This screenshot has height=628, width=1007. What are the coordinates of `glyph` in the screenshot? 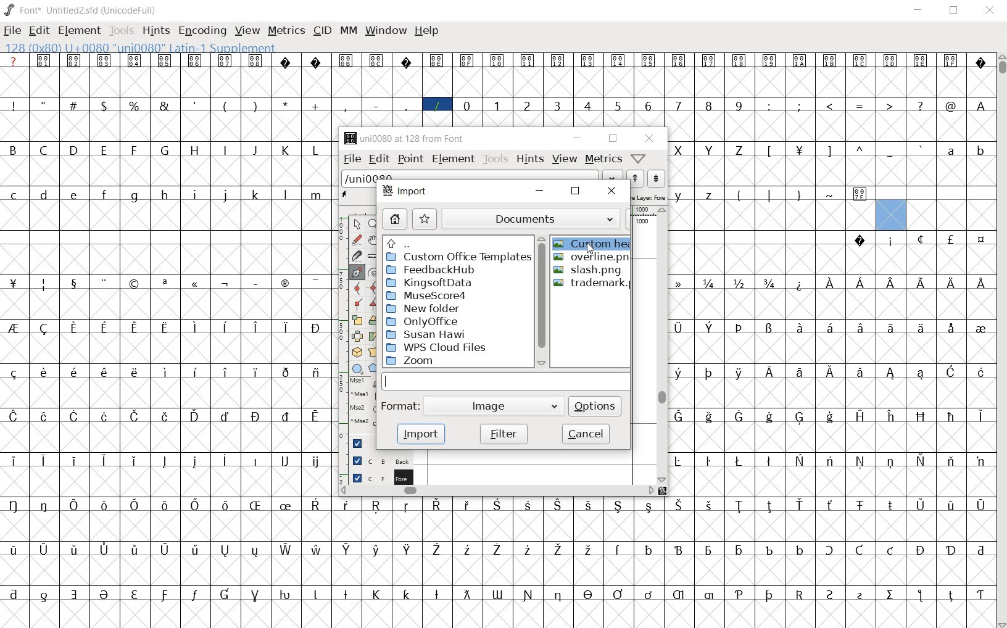 It's located at (135, 372).